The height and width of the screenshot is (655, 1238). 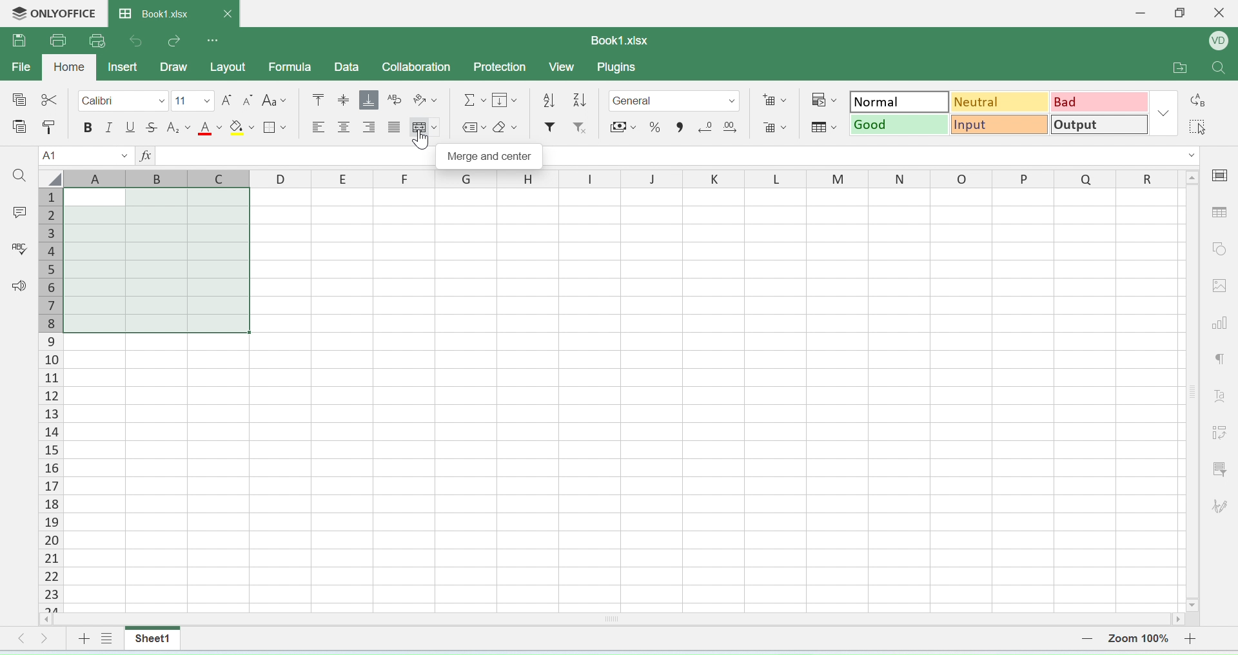 I want to click on select, so click(x=1199, y=127).